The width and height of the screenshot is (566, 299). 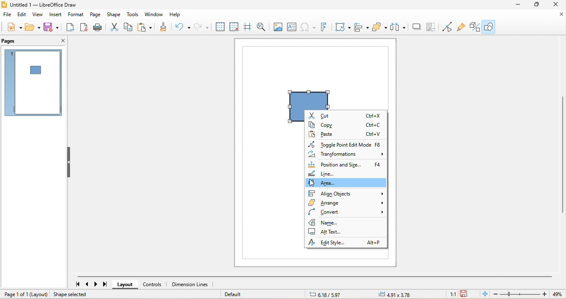 What do you see at coordinates (219, 27) in the screenshot?
I see `display grid` at bounding box center [219, 27].